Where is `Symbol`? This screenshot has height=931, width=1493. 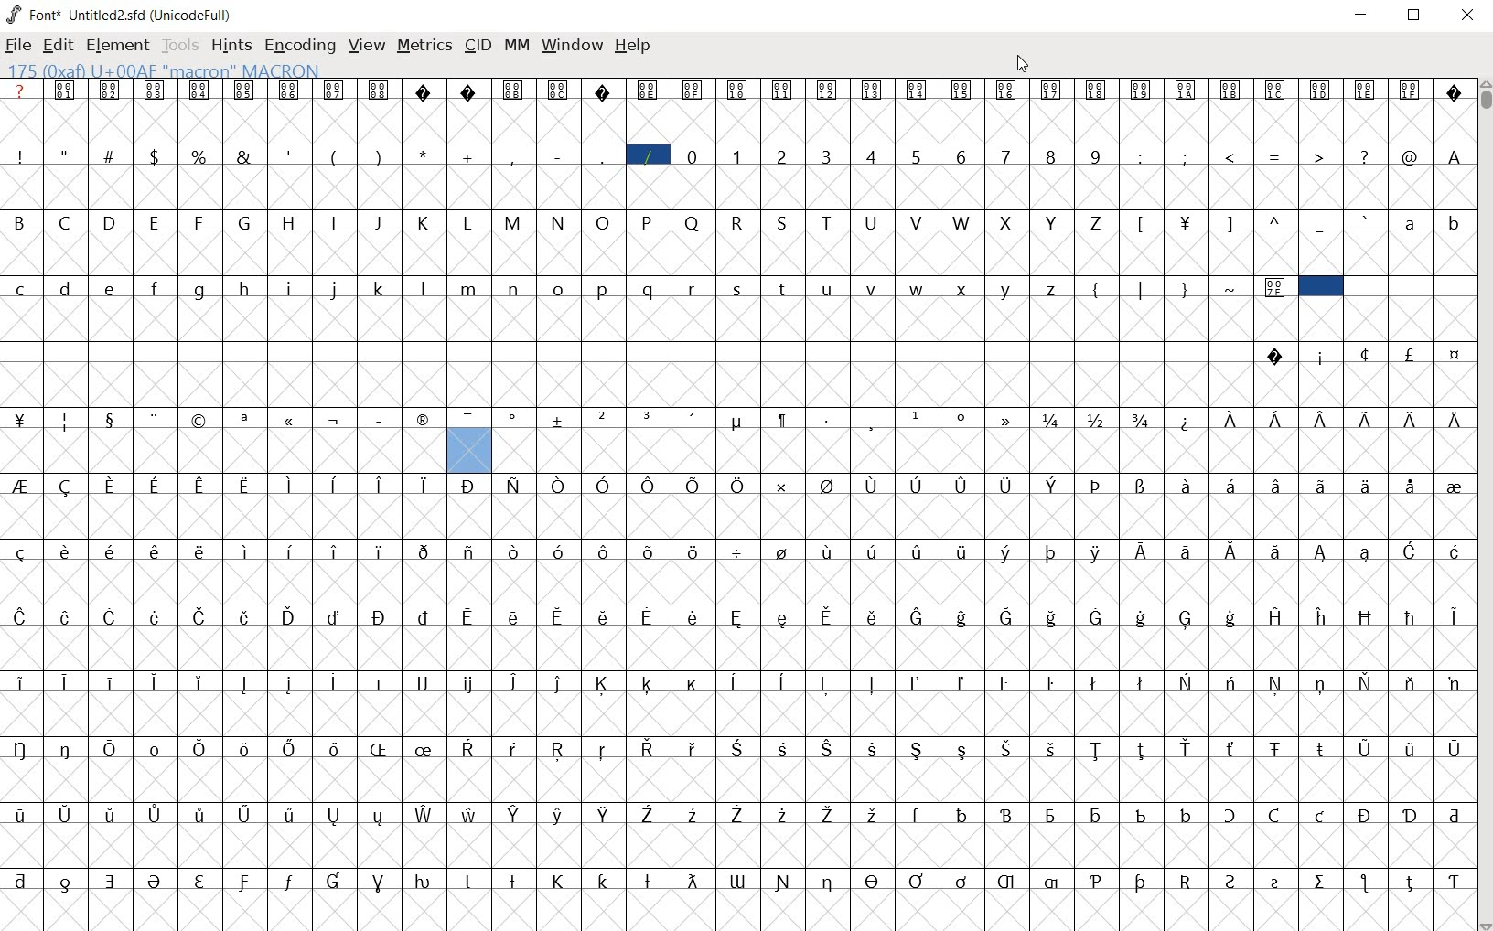
Symbol is located at coordinates (156, 552).